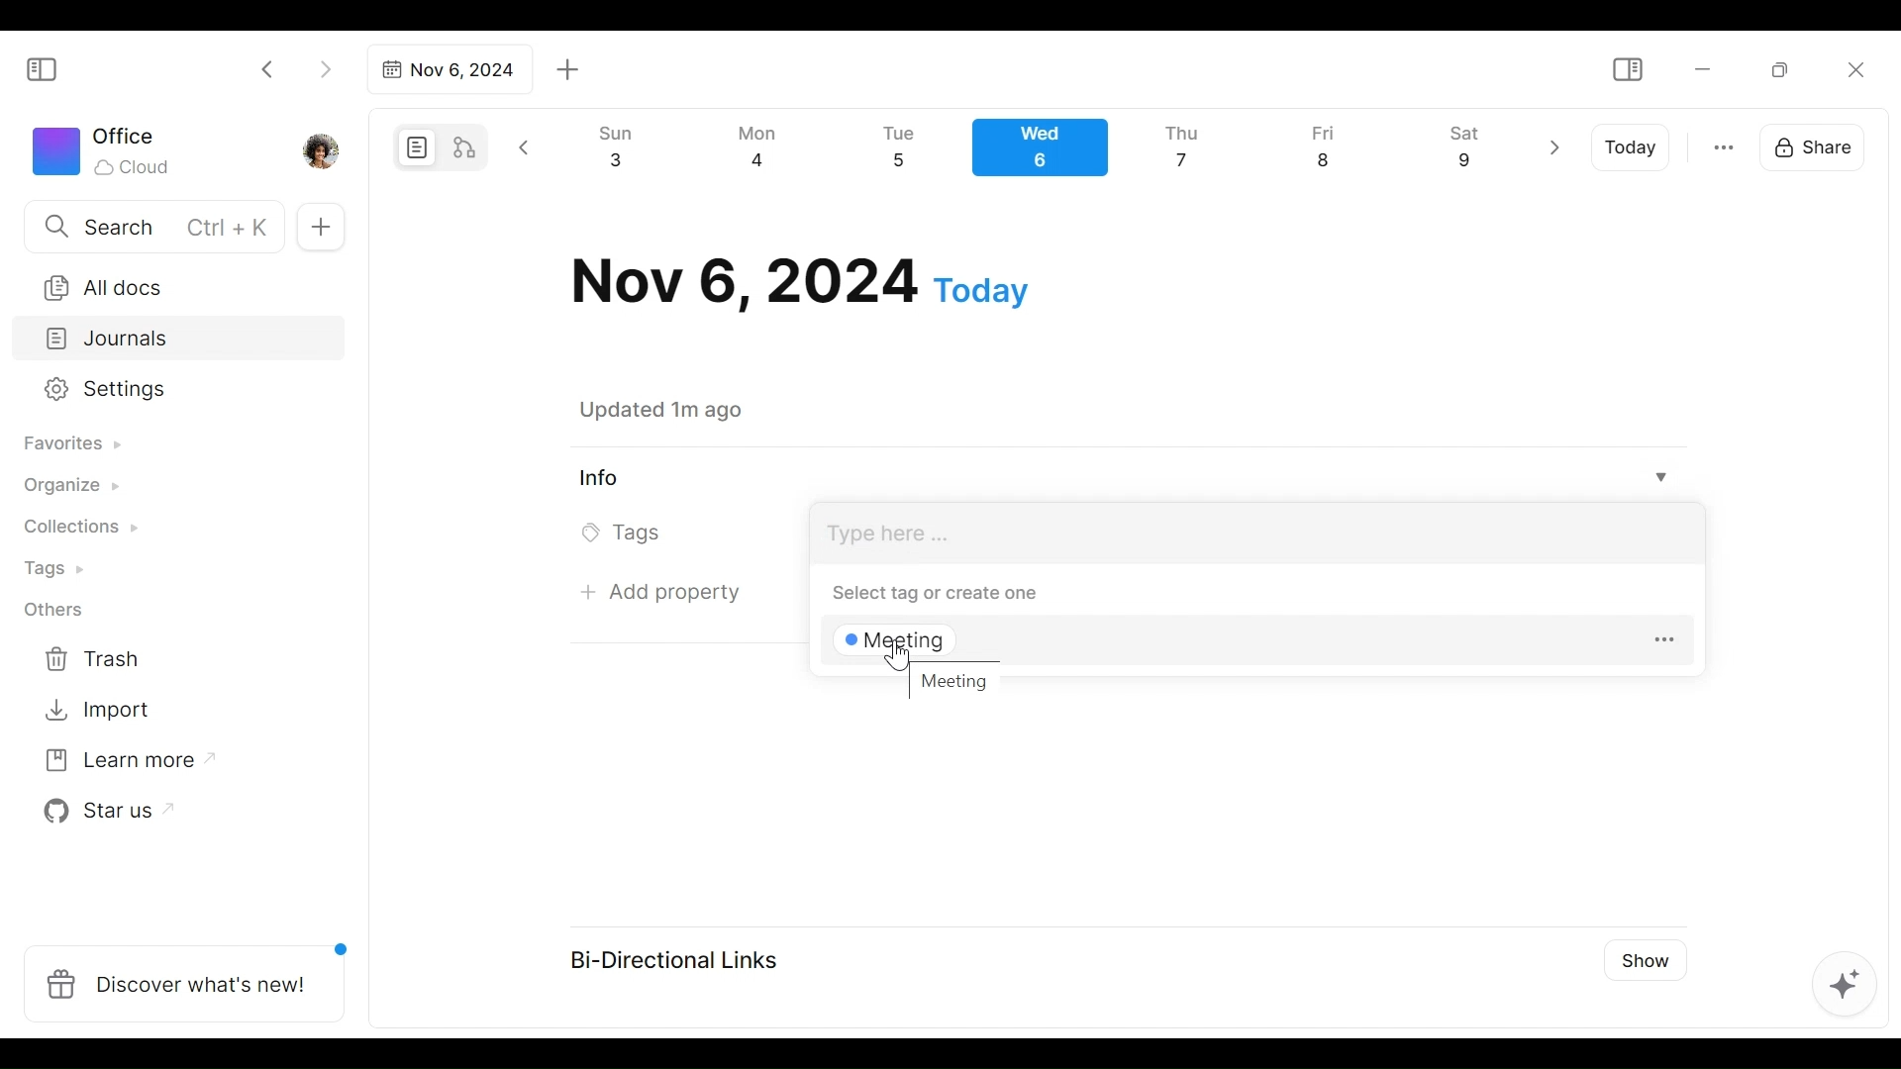  Describe the element at coordinates (466, 146) in the screenshot. I see `Edgeless mode` at that location.